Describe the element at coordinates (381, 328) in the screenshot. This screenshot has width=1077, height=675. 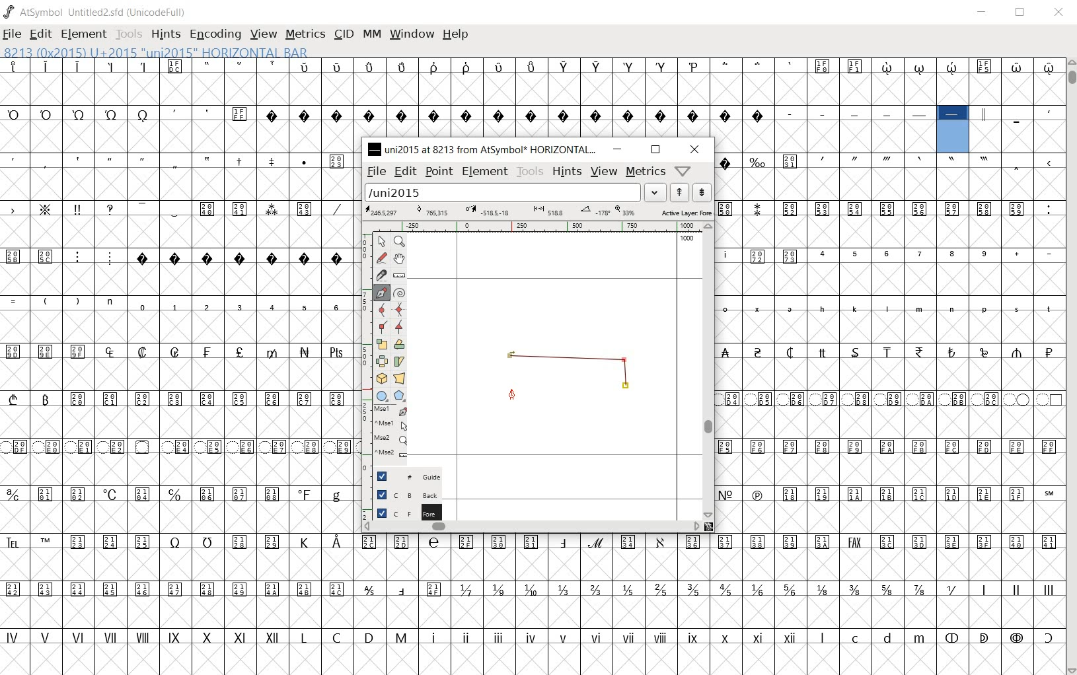
I see `Add a corner point` at that location.